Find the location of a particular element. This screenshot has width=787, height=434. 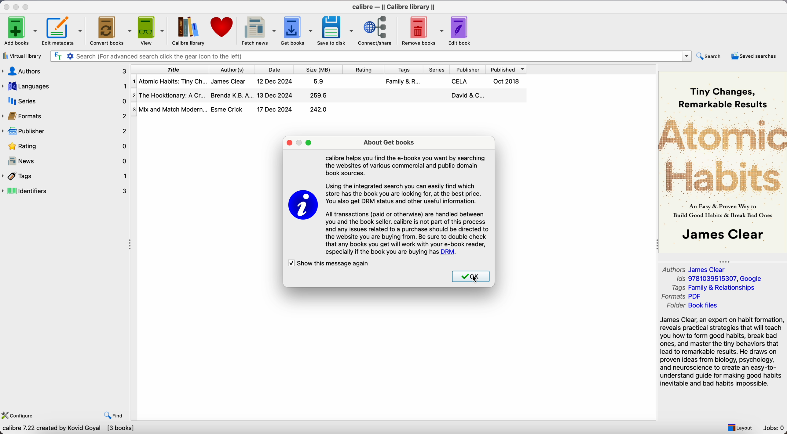

find is located at coordinates (115, 416).